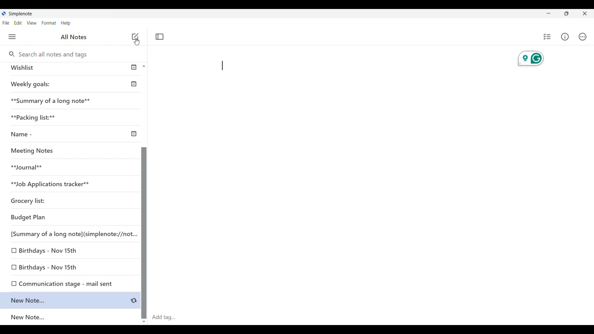 This screenshot has width=594, height=334. What do you see at coordinates (4, 13) in the screenshot?
I see `Simplenote logo` at bounding box center [4, 13].